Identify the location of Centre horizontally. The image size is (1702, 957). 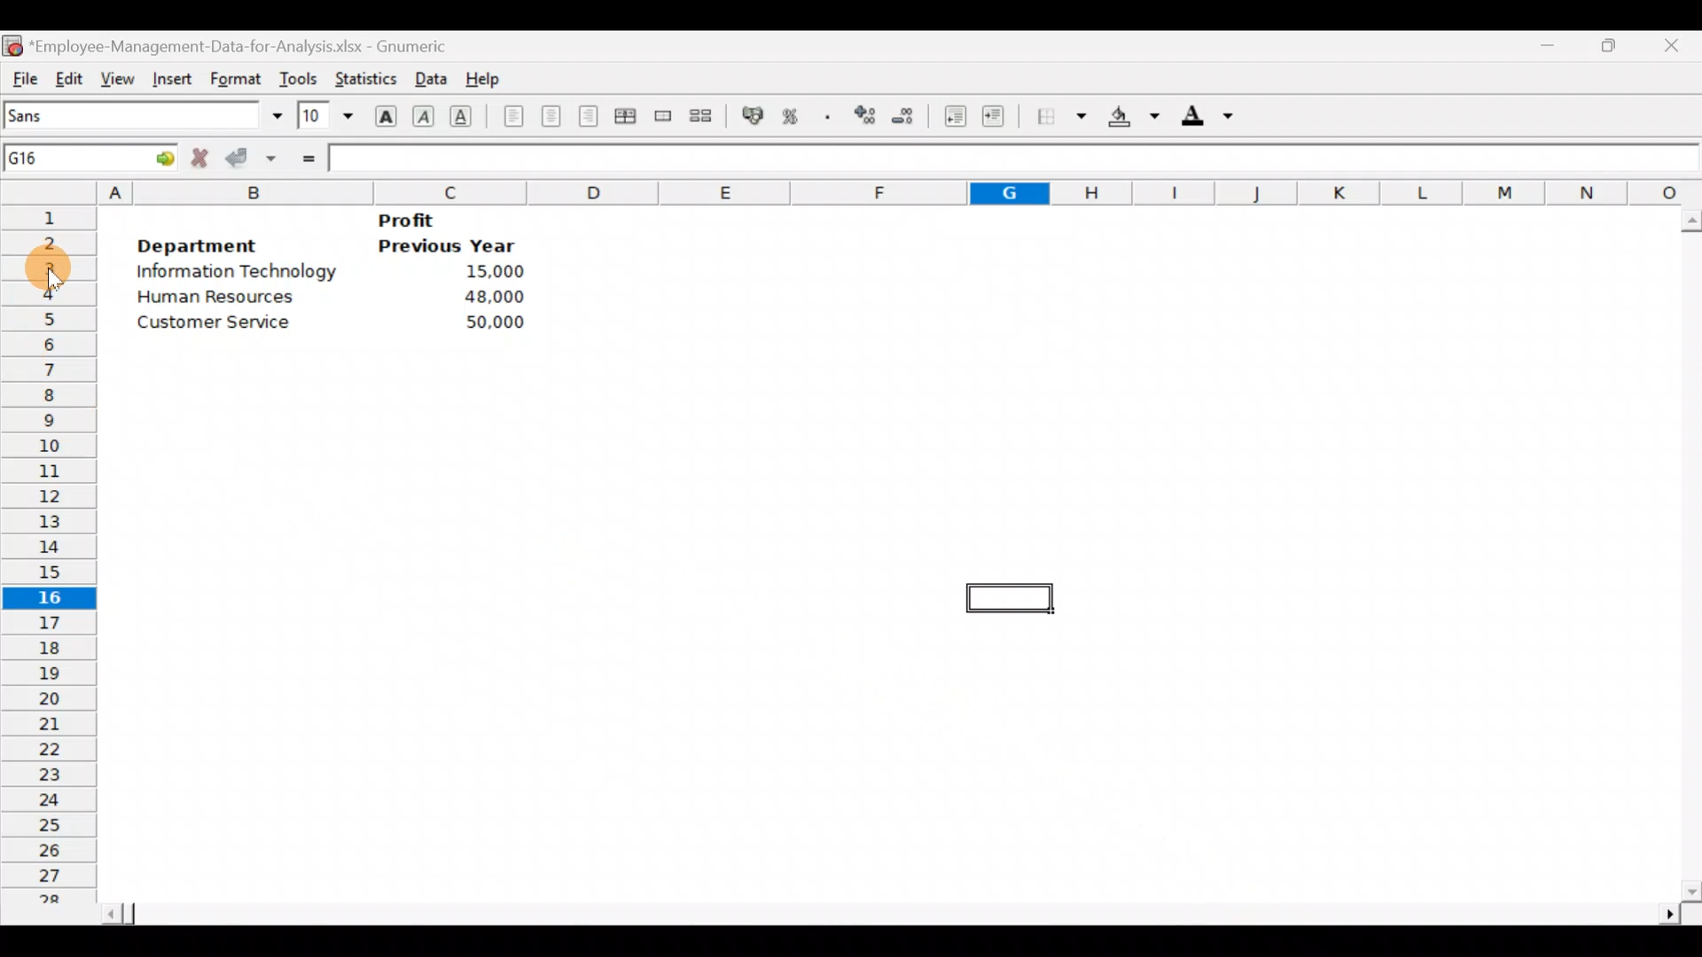
(552, 120).